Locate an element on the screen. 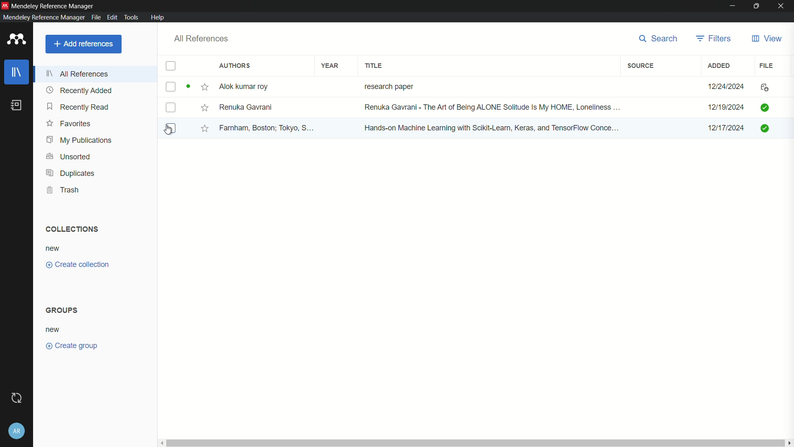 Image resolution: width=794 pixels, height=447 pixels. Mendeley Reference Manager is located at coordinates (44, 17).